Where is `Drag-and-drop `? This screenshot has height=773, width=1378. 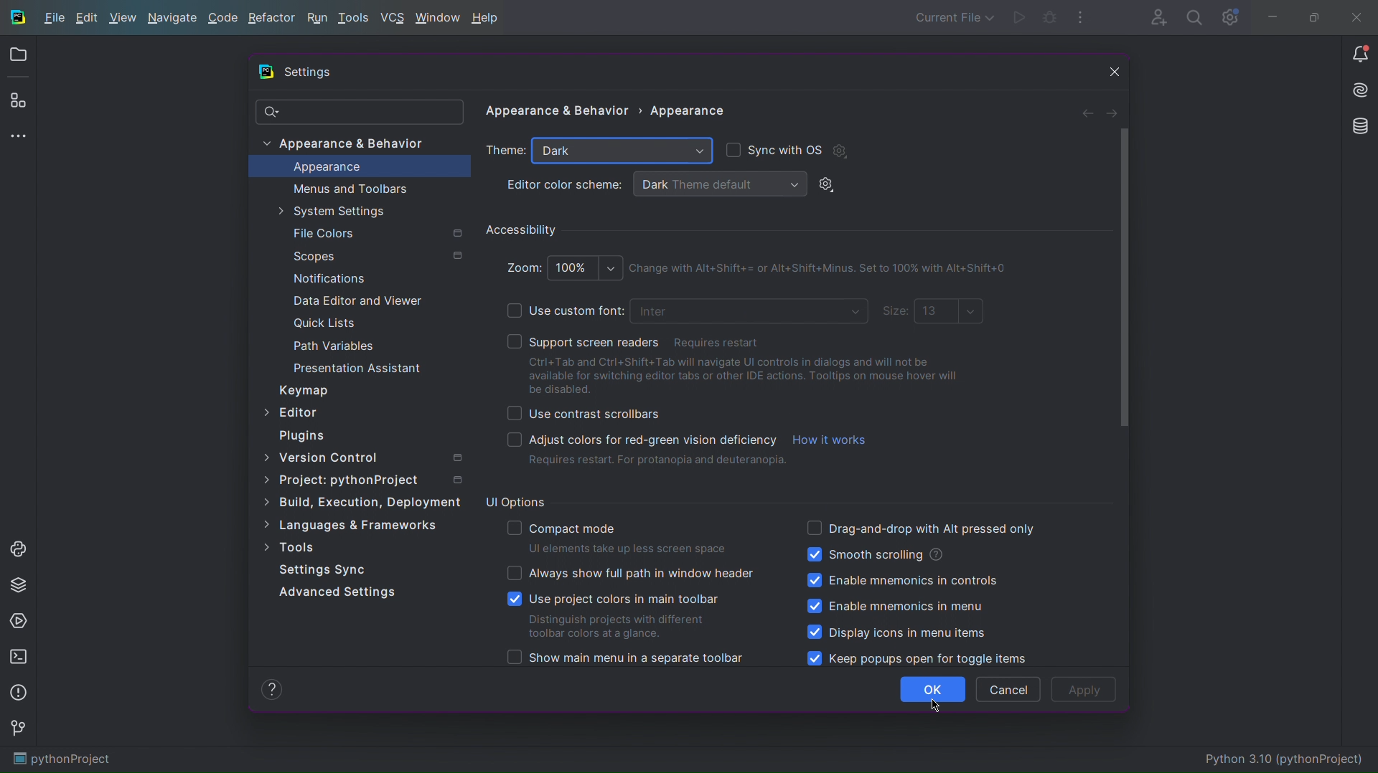
Drag-and-drop  is located at coordinates (920, 527).